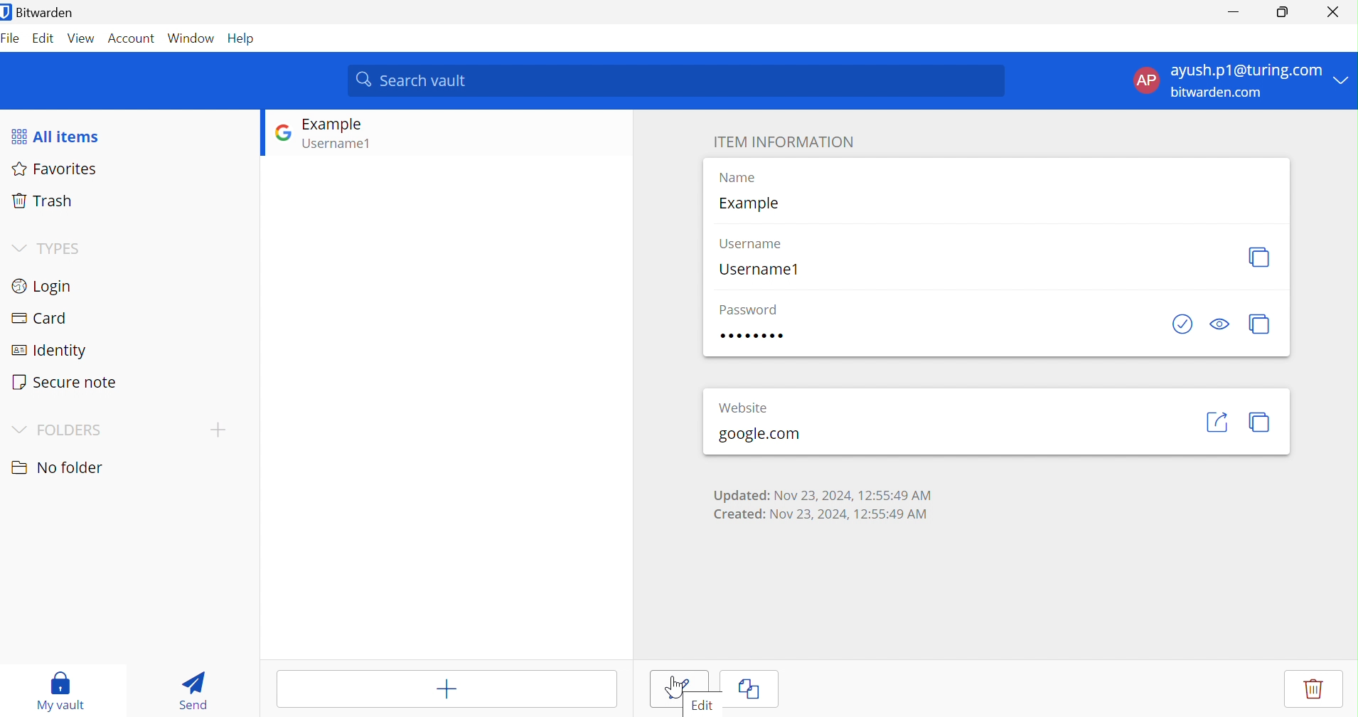  Describe the element at coordinates (55, 467) in the screenshot. I see `No folder` at that location.